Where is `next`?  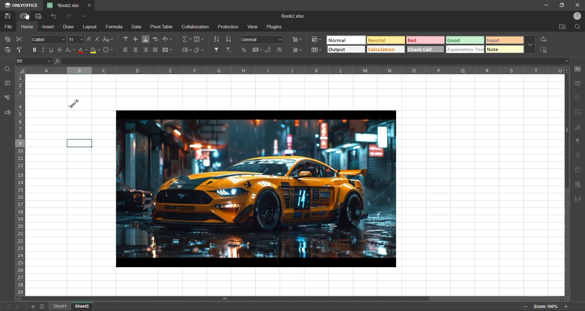 next is located at coordinates (18, 306).